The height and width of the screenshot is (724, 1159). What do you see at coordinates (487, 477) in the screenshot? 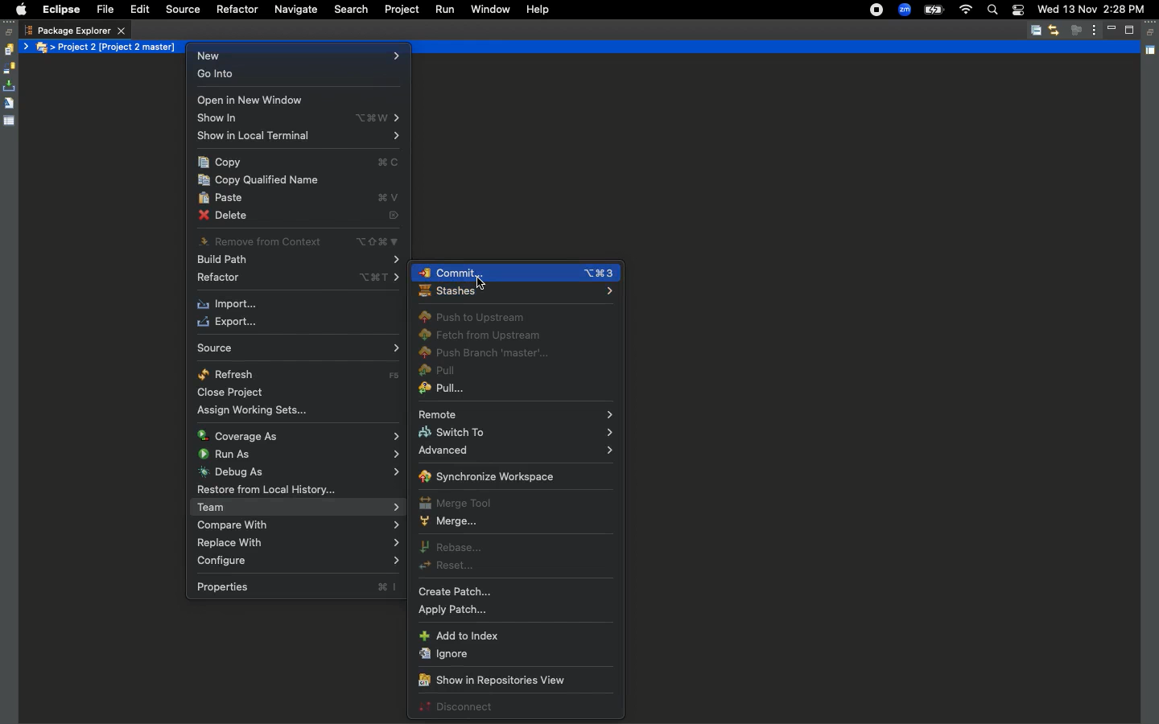
I see `Synchronize workspace` at bounding box center [487, 477].